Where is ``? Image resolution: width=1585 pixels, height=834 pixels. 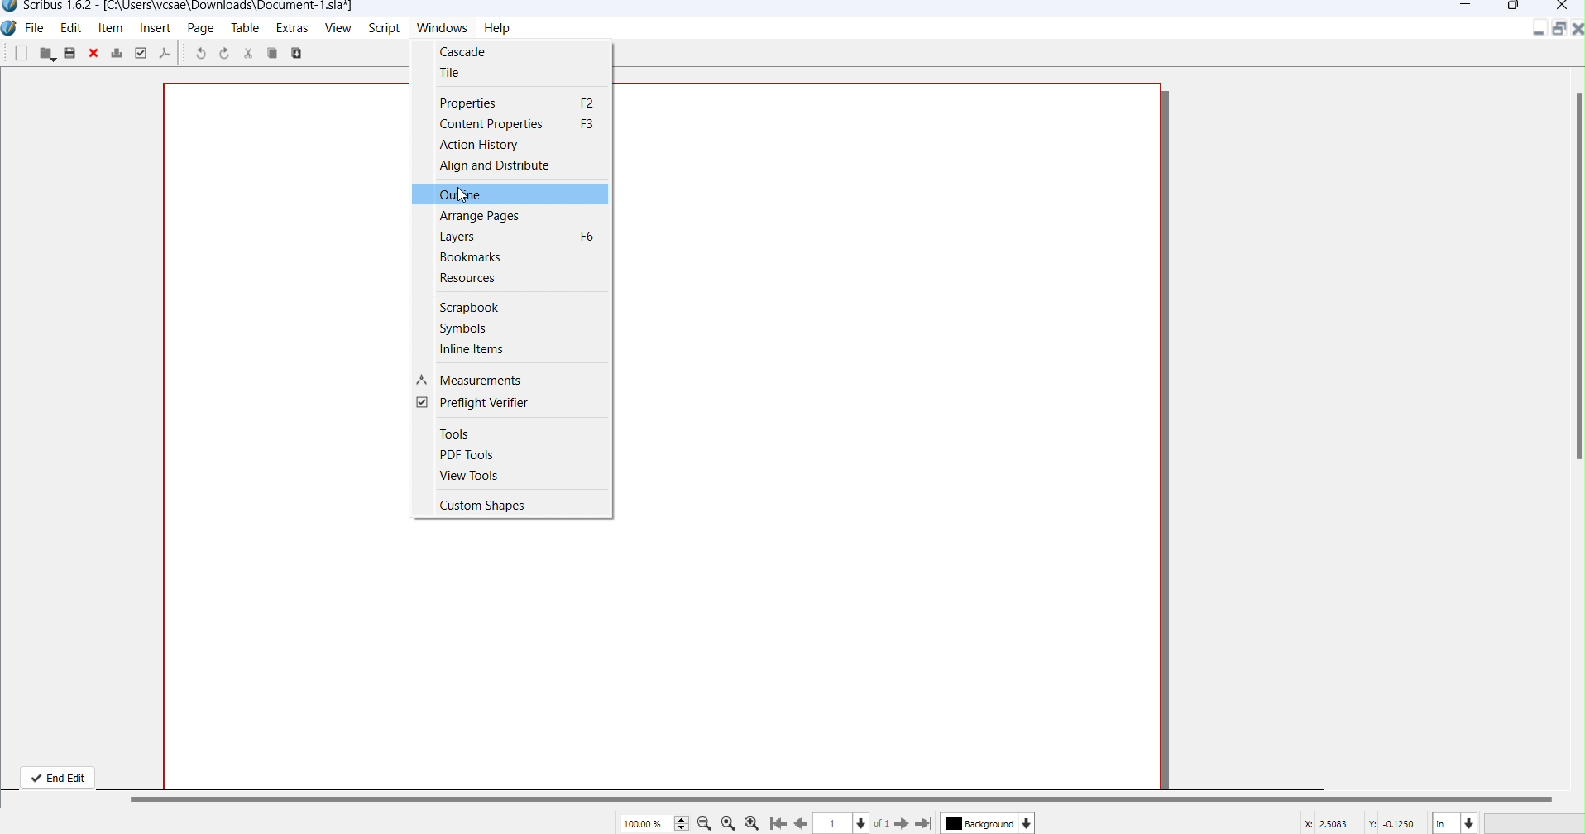  is located at coordinates (338, 29).